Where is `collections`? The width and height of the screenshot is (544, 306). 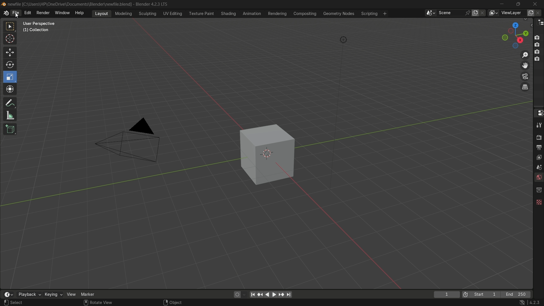
collections is located at coordinates (539, 190).